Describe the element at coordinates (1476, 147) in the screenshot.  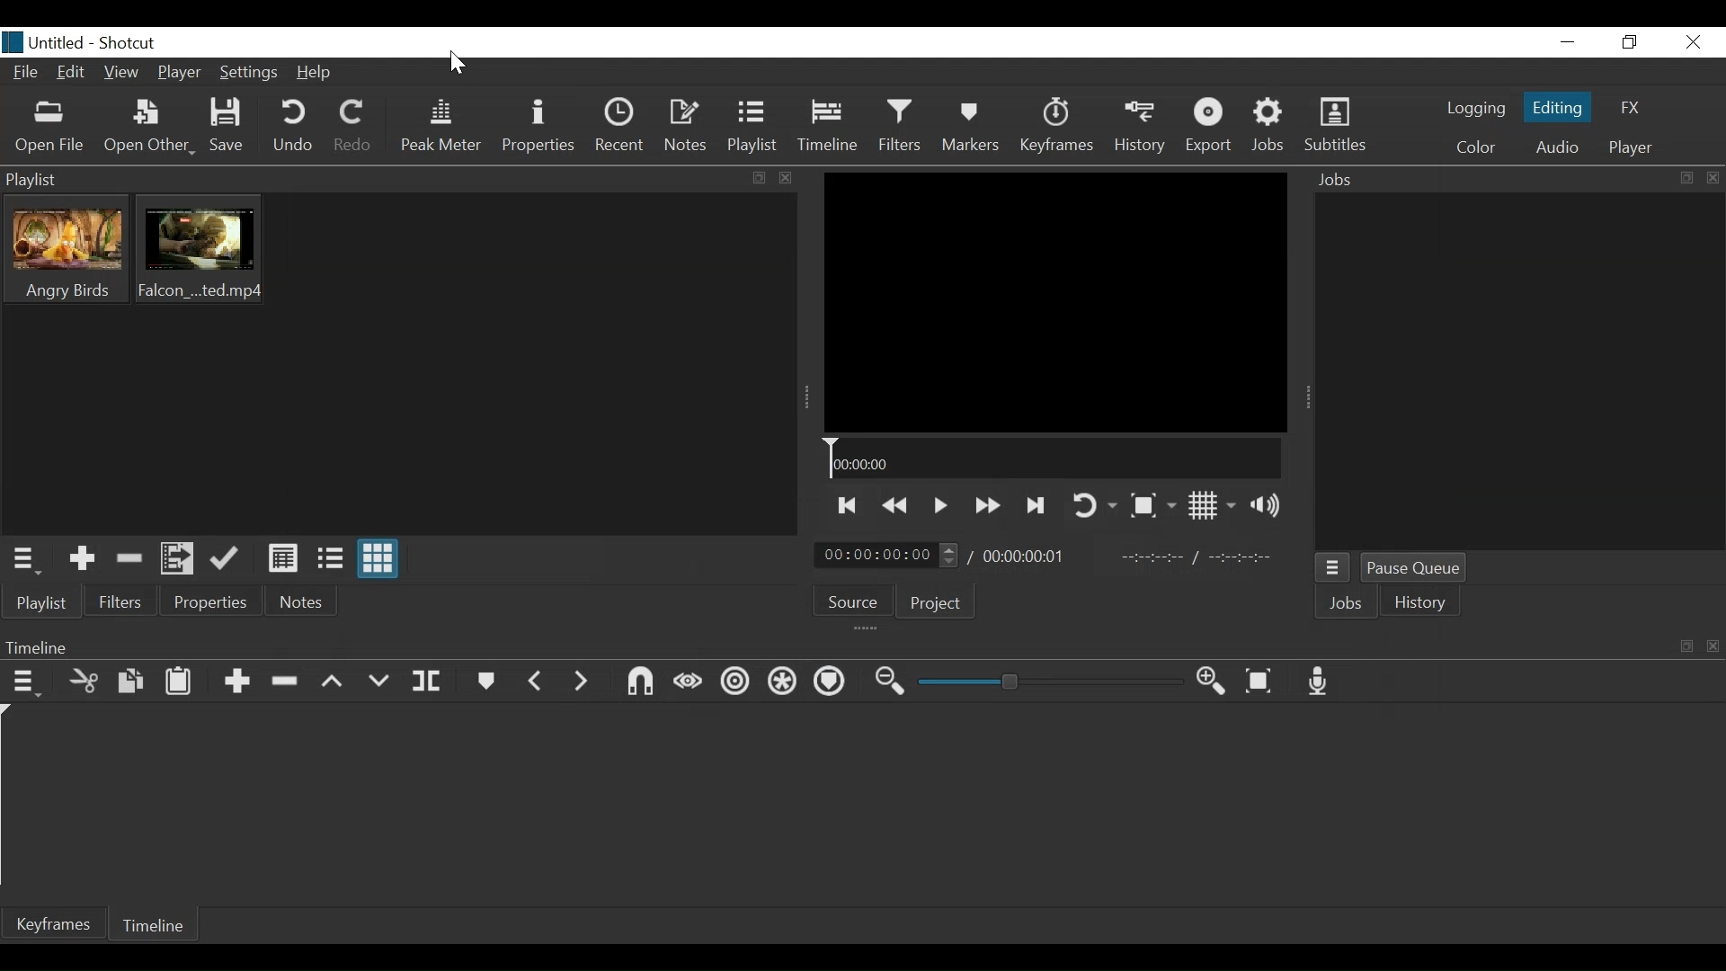
I see `Color` at that location.